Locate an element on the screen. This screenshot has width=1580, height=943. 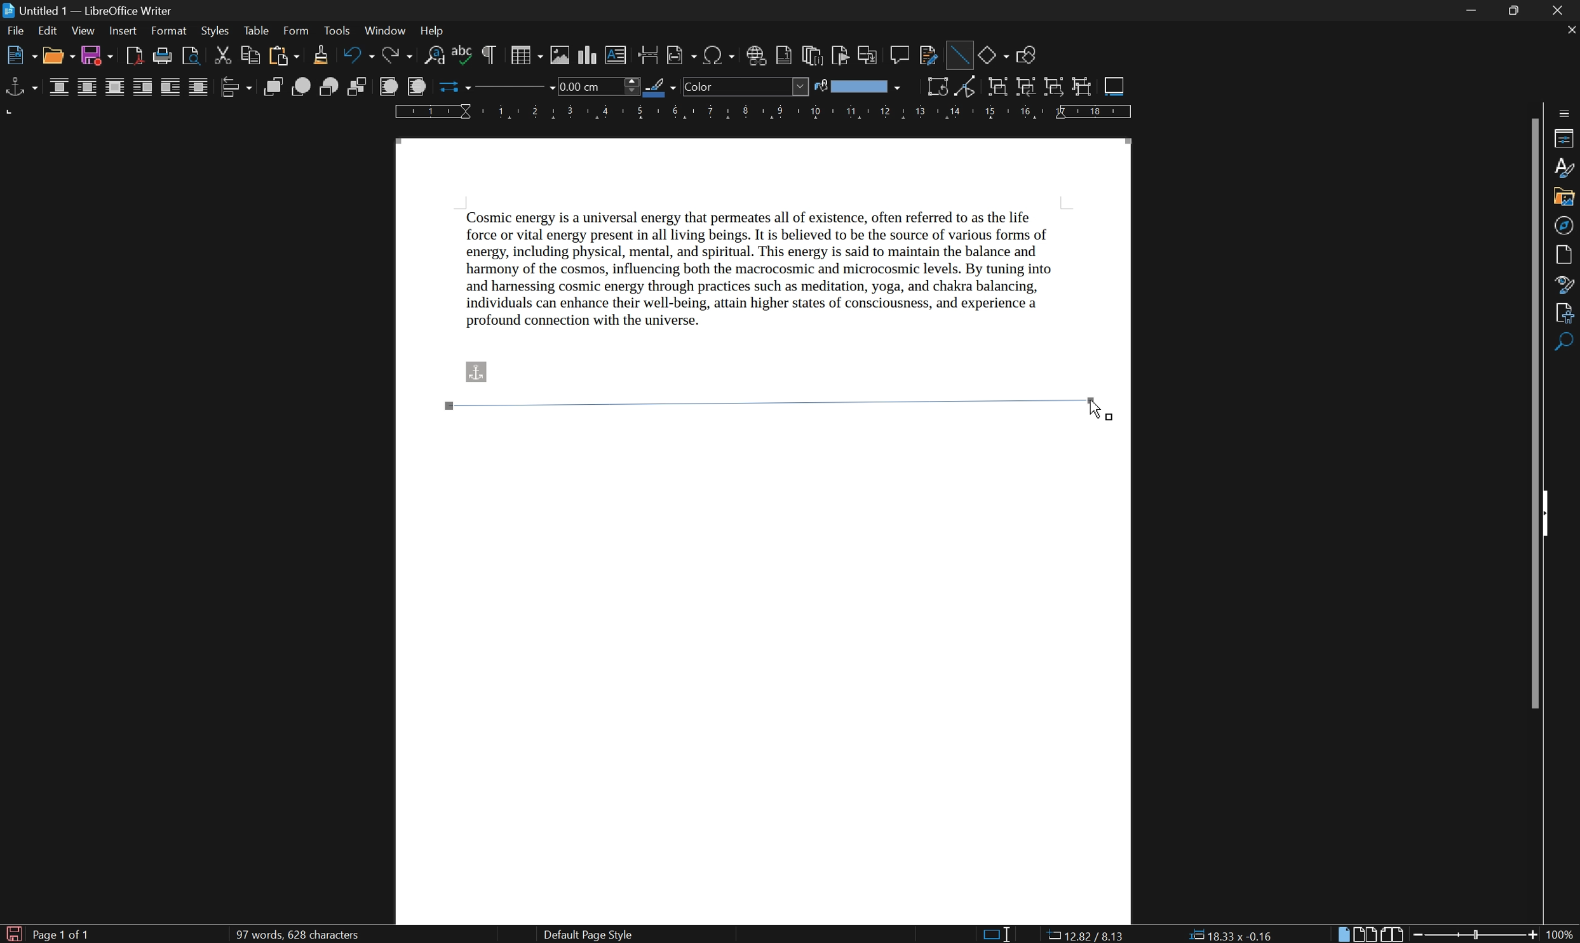
bring to front is located at coordinates (274, 87).